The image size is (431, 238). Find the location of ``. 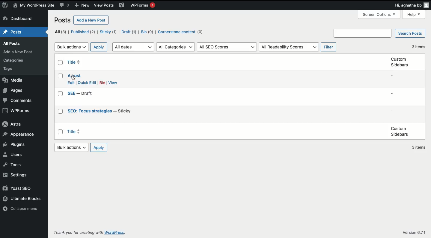

 is located at coordinates (13, 43).